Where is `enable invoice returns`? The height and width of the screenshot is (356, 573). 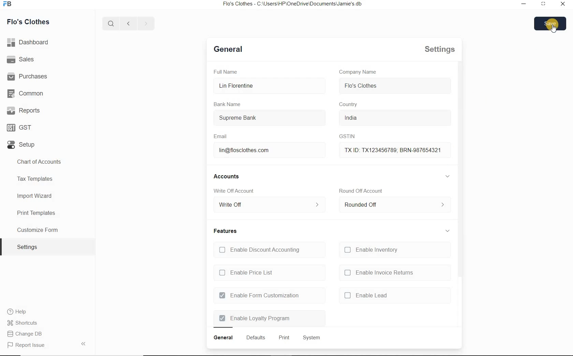
enable invoice returns is located at coordinates (379, 273).